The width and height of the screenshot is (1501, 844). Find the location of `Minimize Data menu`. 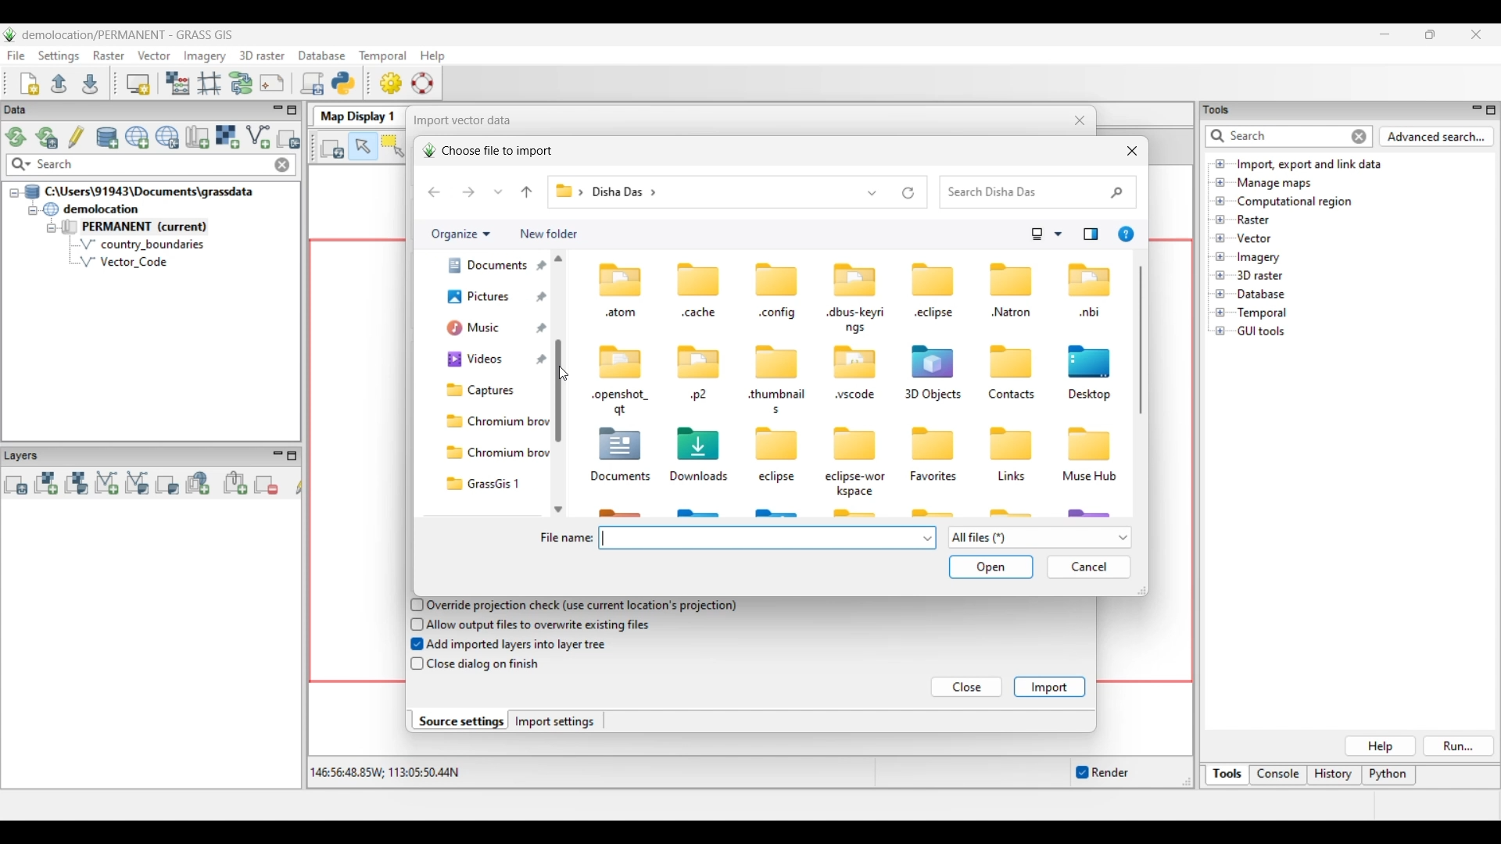

Minimize Data menu is located at coordinates (278, 111).